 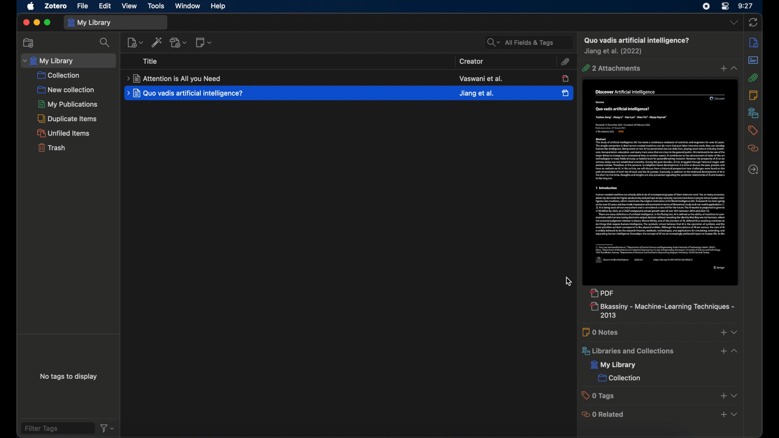 What do you see at coordinates (107, 429) in the screenshot?
I see `filter dropdown` at bounding box center [107, 429].